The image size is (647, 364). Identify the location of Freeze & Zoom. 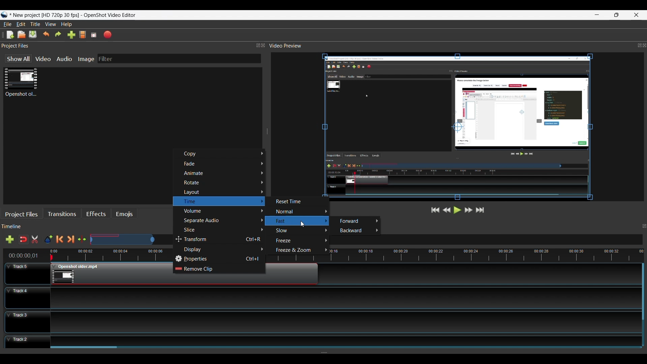
(299, 250).